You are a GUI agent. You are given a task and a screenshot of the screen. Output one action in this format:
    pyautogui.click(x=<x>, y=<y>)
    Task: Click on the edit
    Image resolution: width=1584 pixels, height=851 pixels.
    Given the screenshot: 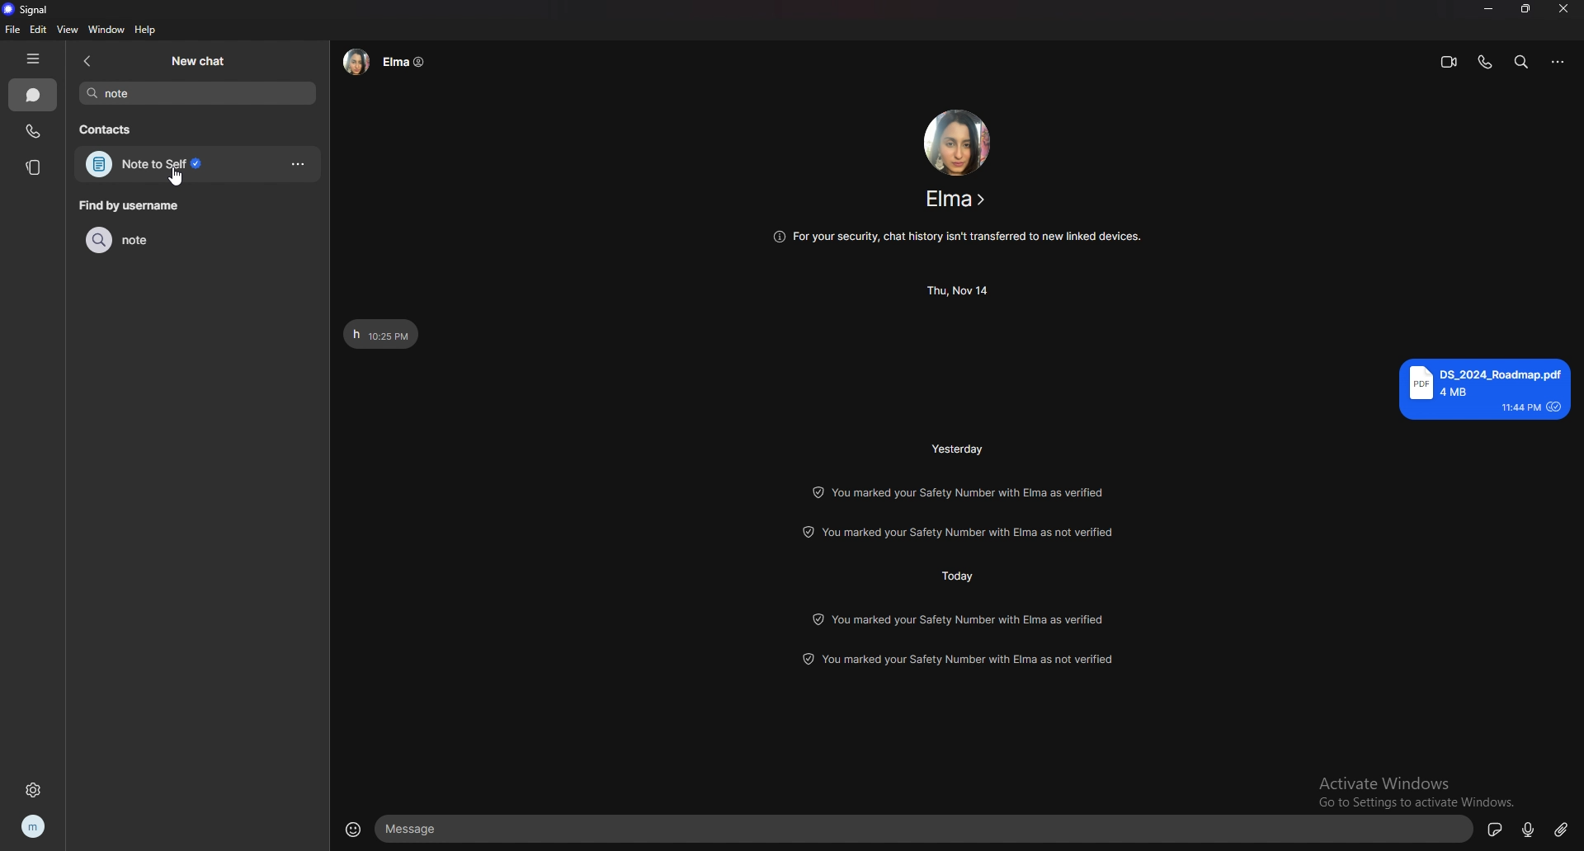 What is the action you would take?
    pyautogui.click(x=39, y=31)
    